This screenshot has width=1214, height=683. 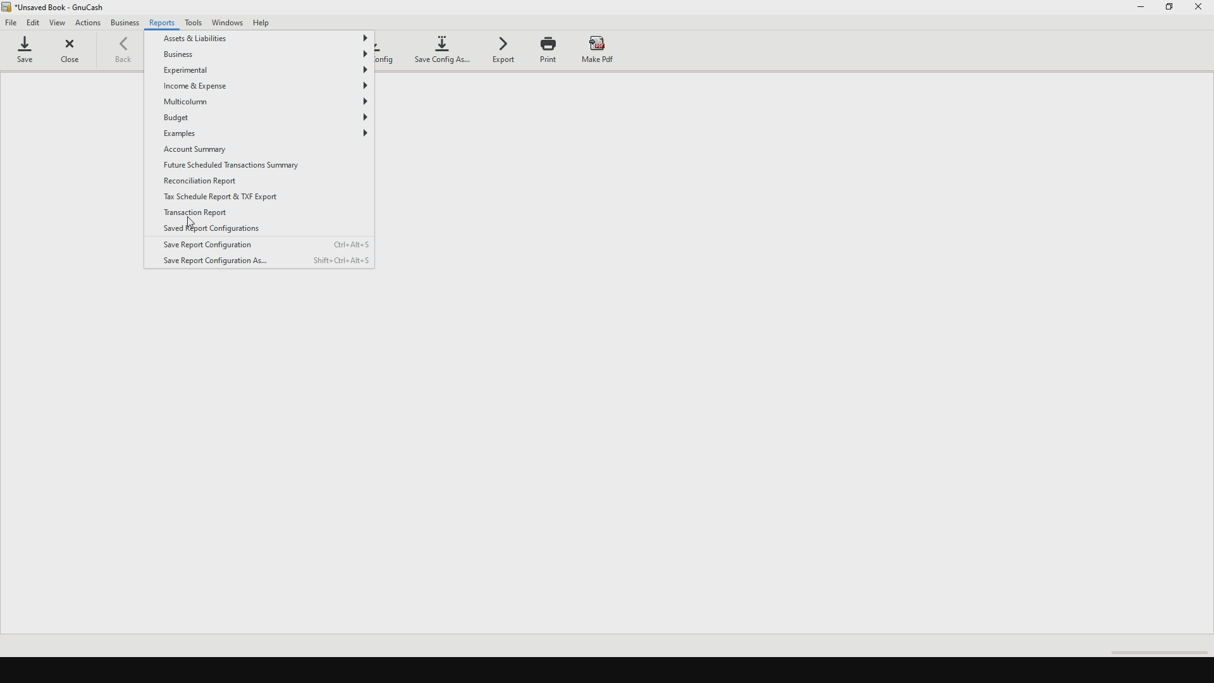 I want to click on income and expense, so click(x=266, y=87).